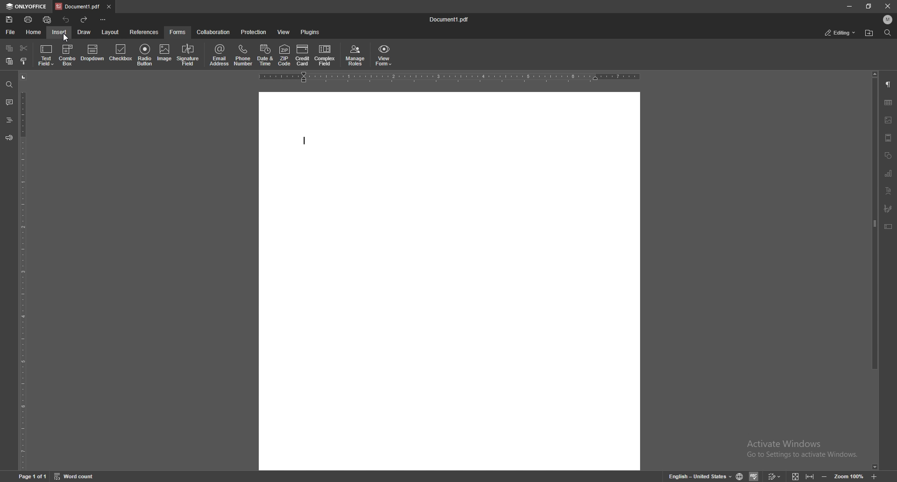 The width and height of the screenshot is (897, 482). I want to click on vertical scale, so click(21, 271).